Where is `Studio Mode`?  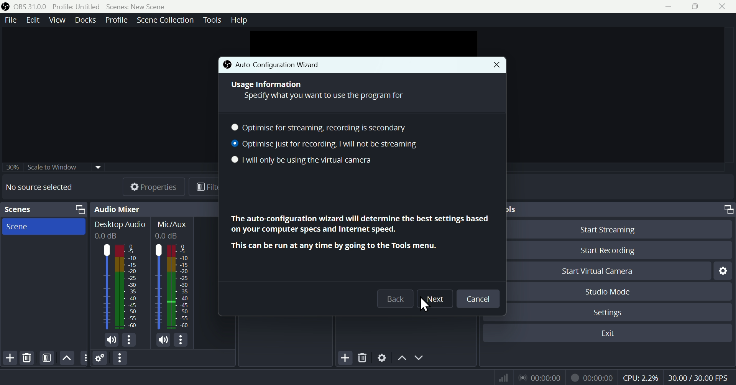 Studio Mode is located at coordinates (621, 291).